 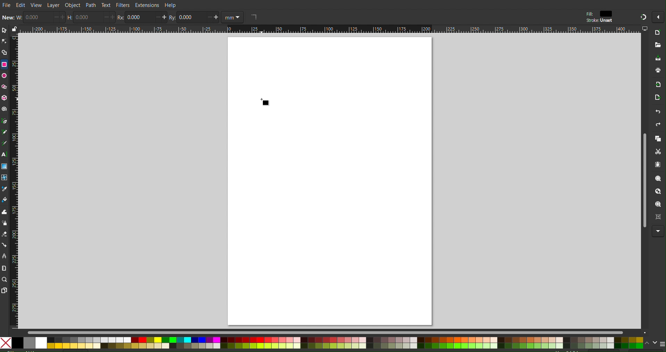 I want to click on RY, so click(x=172, y=18).